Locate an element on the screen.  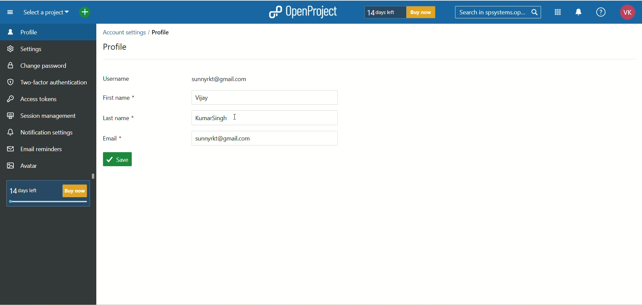
avatar is located at coordinates (23, 166).